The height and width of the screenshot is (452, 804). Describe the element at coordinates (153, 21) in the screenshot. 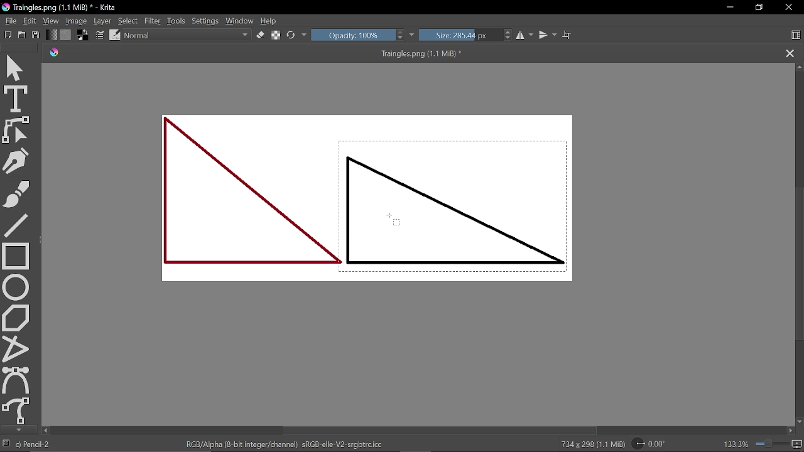

I see `Filter` at that location.